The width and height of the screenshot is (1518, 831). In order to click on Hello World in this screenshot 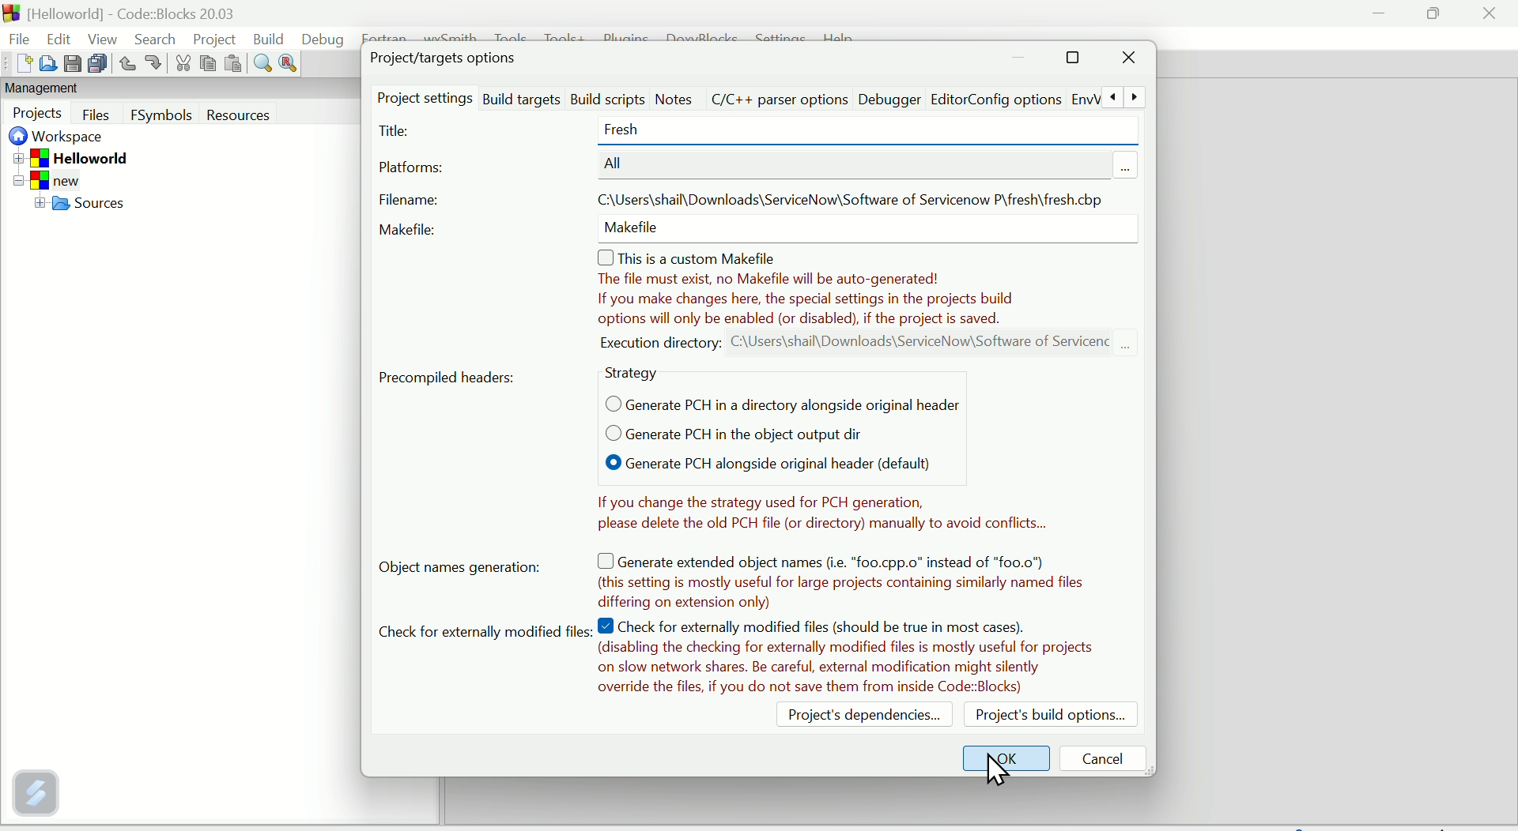, I will do `click(93, 157)`.